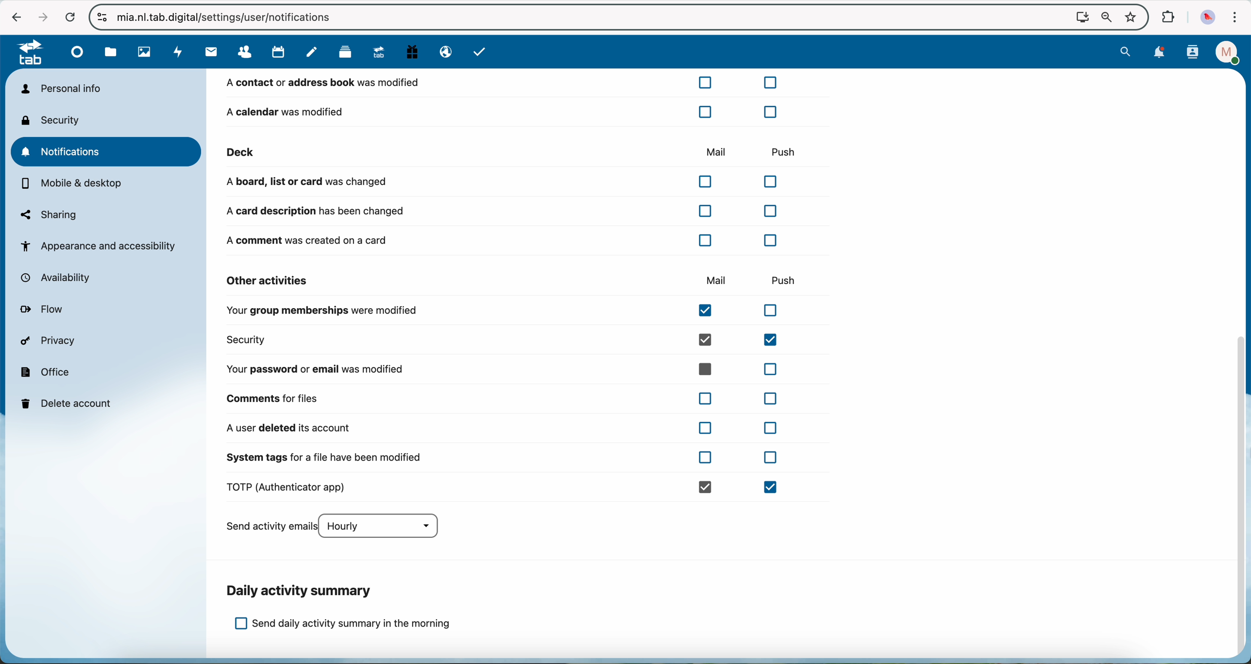 Image resolution: width=1251 pixels, height=664 pixels. Describe the element at coordinates (268, 281) in the screenshot. I see `other activities` at that location.